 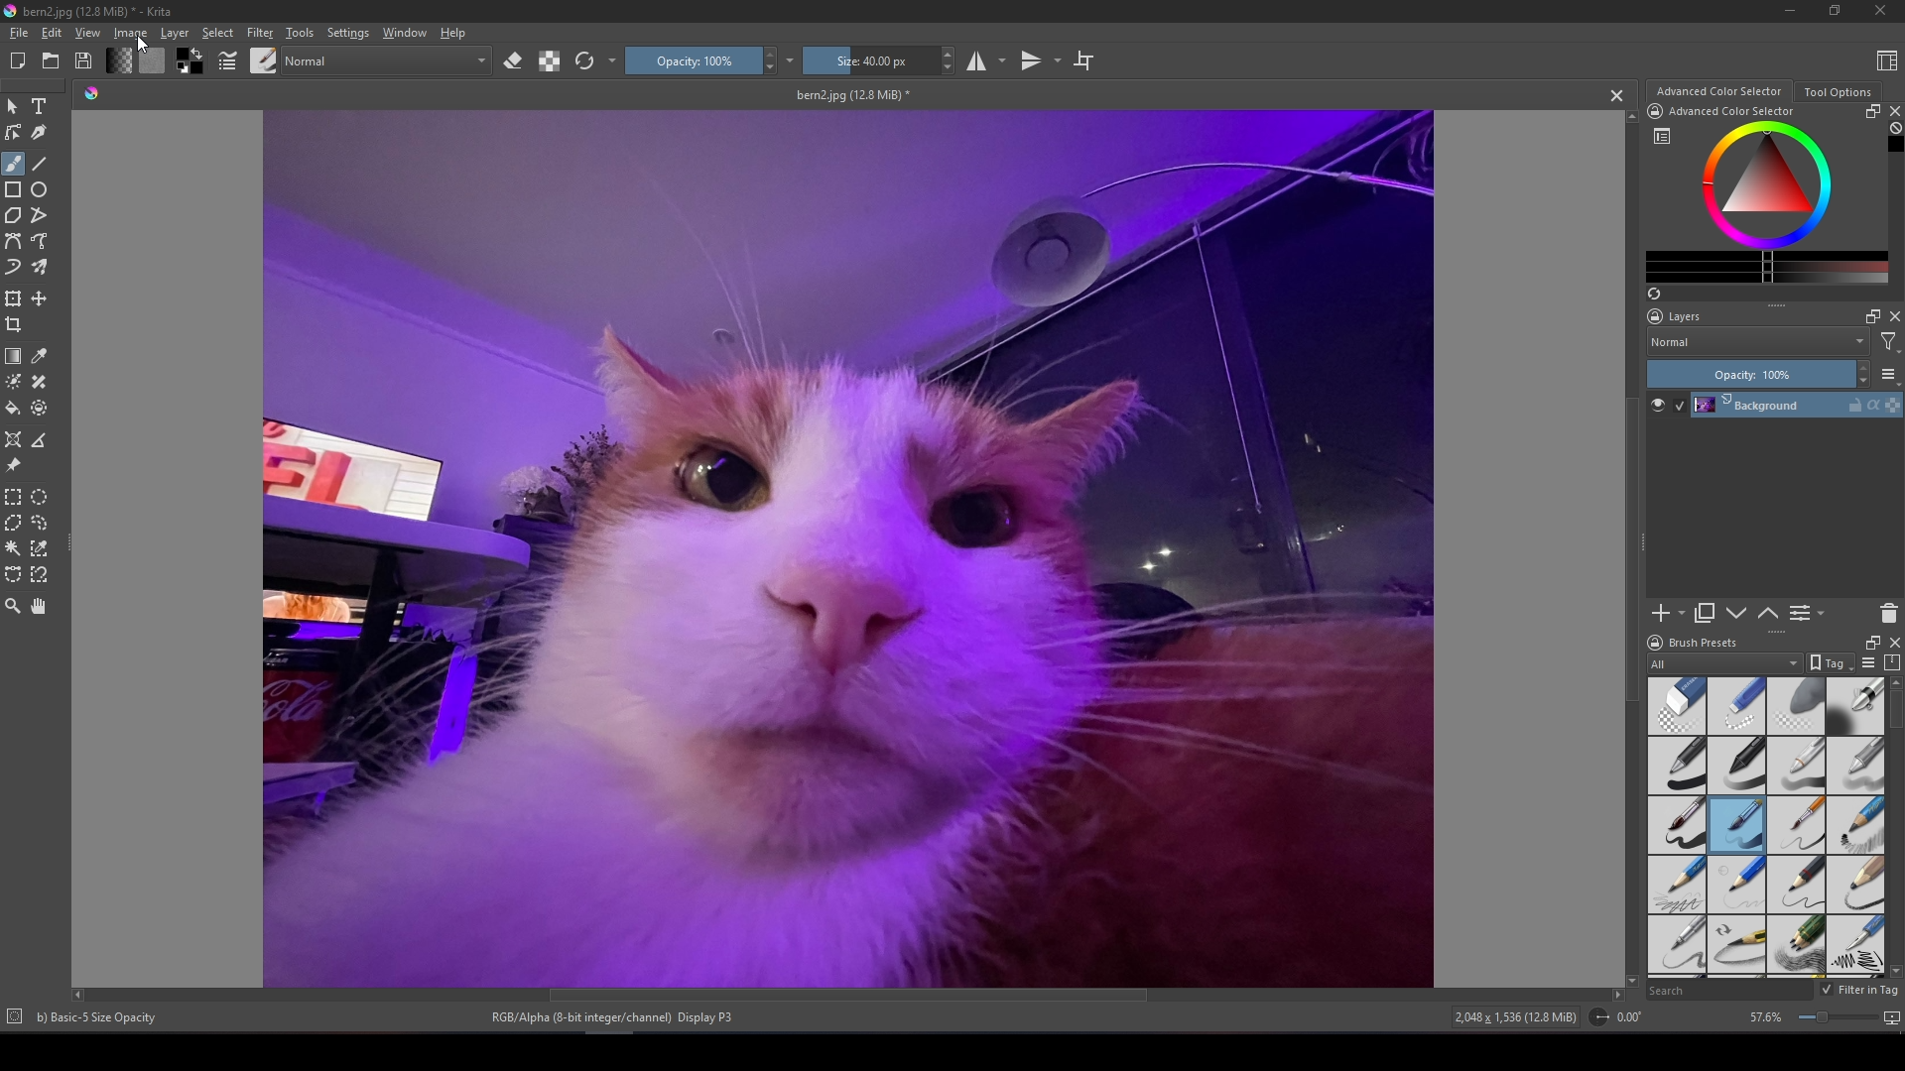 I want to click on Freehand selection tool, so click(x=39, y=524).